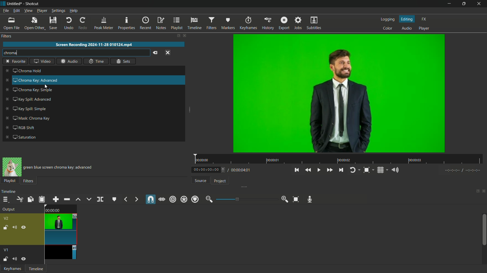  I want to click on lock, so click(5, 259).